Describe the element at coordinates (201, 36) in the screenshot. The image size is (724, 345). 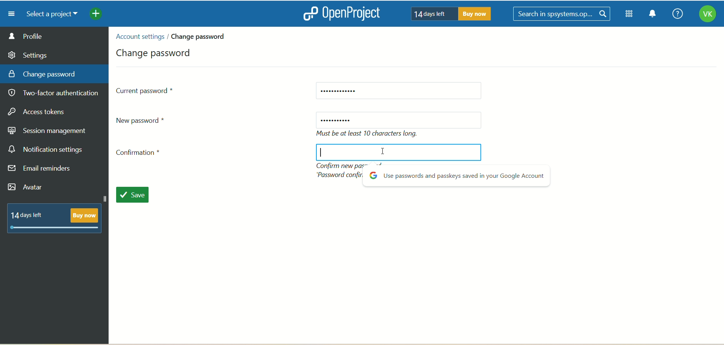
I see `change password` at that location.